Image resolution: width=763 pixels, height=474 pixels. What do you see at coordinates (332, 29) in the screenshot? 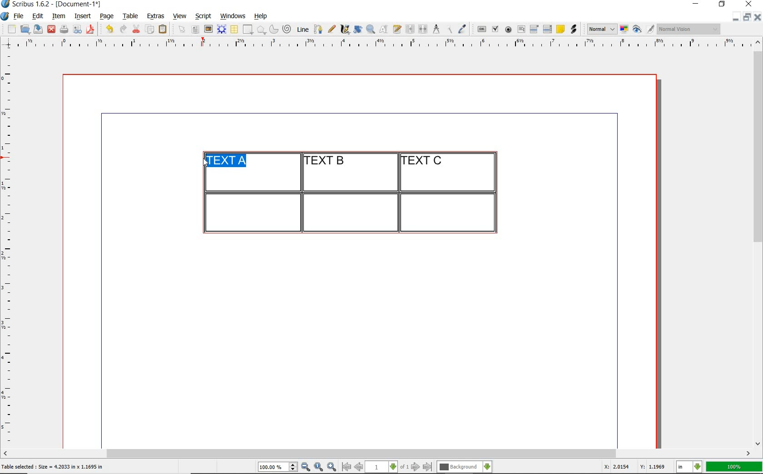
I see `freehand line` at bounding box center [332, 29].